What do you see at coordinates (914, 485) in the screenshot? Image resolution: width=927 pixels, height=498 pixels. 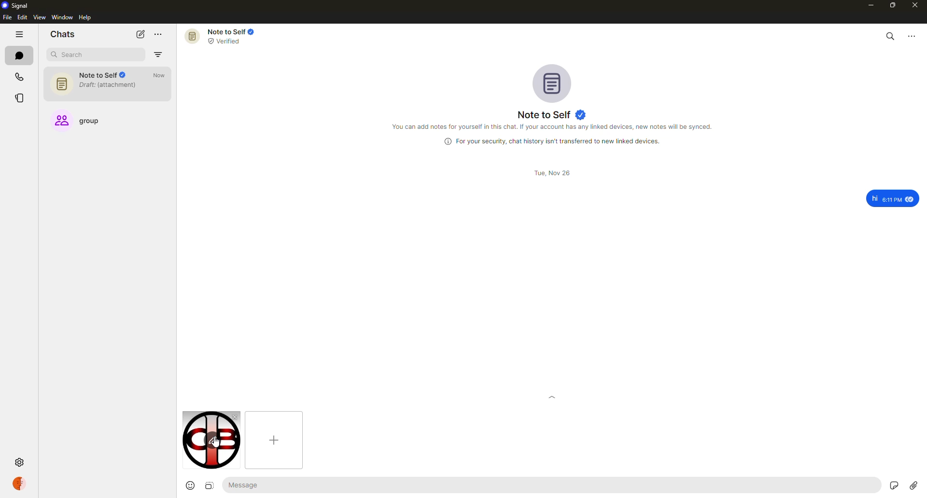 I see `attach` at bounding box center [914, 485].